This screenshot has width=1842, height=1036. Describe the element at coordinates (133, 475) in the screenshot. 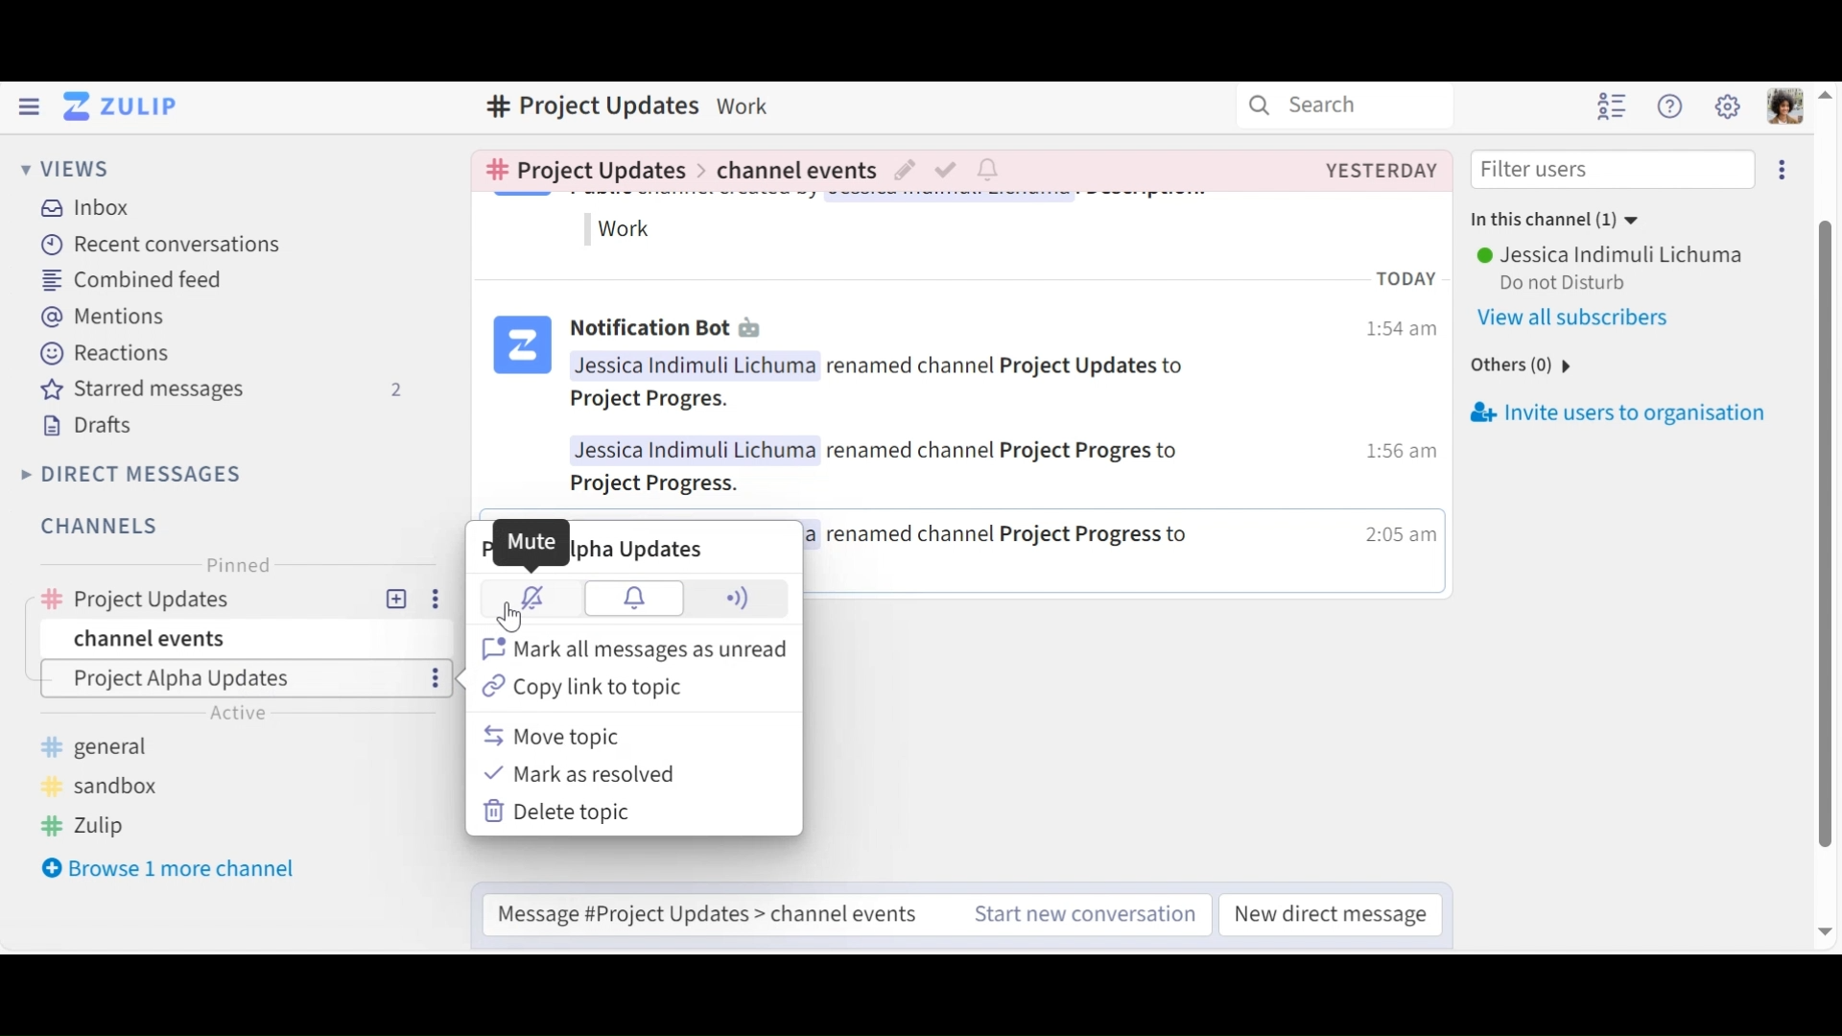

I see `Direct Messages` at that location.